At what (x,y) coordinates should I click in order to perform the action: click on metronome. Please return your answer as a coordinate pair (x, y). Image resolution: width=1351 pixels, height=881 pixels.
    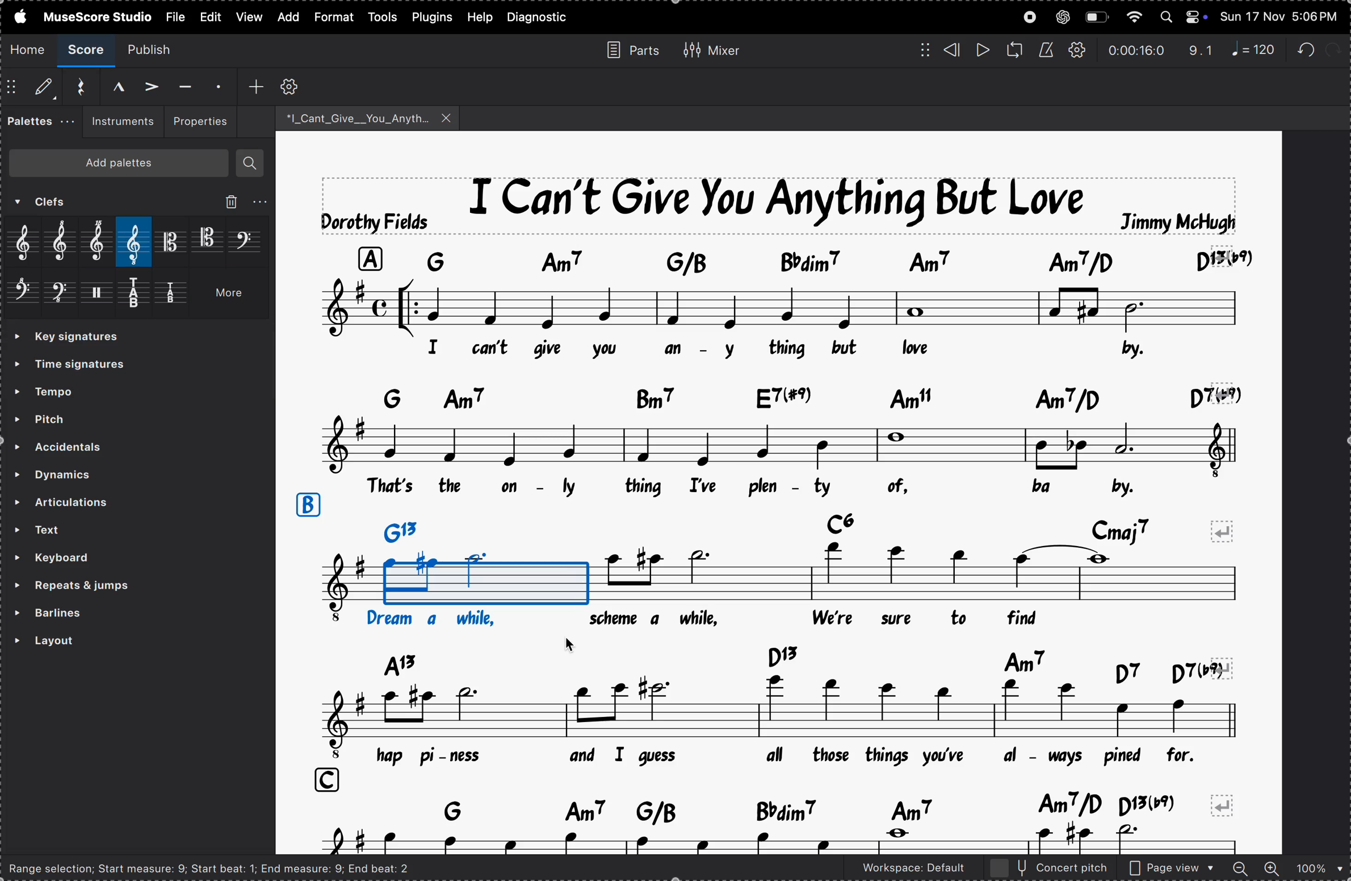
    Looking at the image, I should click on (1046, 51).